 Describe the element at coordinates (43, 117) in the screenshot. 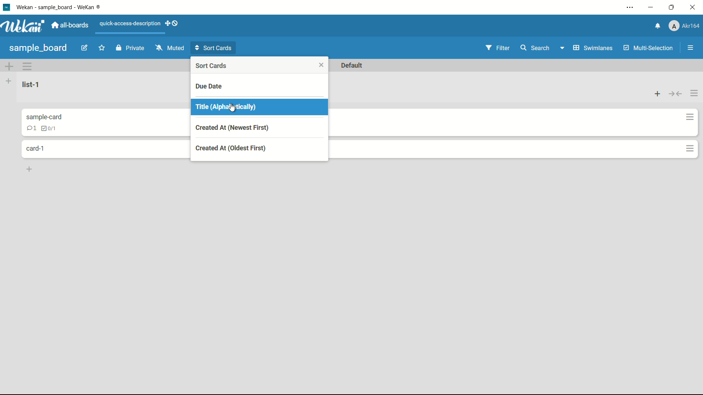

I see `card name` at that location.